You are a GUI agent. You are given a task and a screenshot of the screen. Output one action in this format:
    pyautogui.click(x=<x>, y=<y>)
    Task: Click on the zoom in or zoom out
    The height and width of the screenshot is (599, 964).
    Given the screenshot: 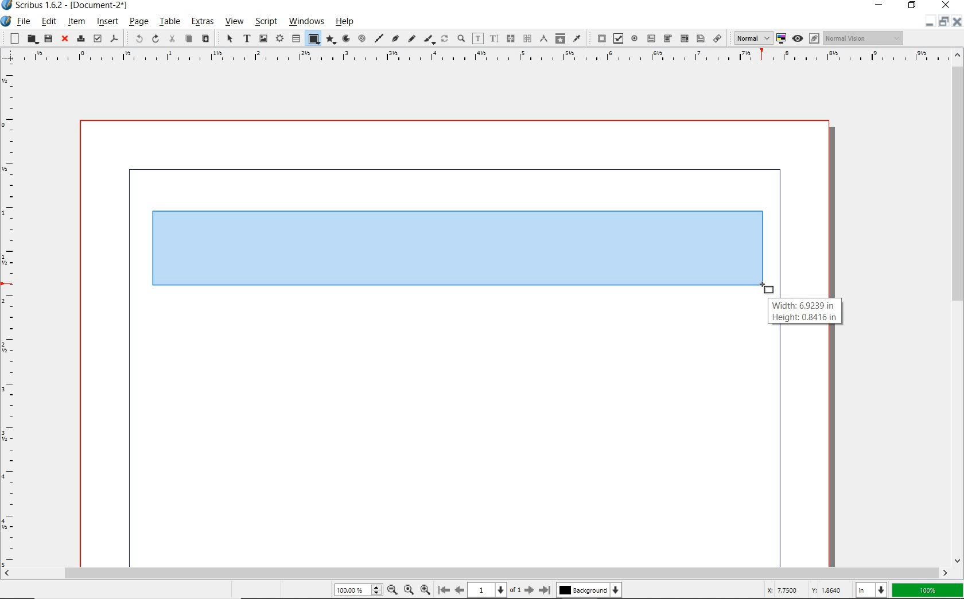 What is the action you would take?
    pyautogui.click(x=461, y=38)
    